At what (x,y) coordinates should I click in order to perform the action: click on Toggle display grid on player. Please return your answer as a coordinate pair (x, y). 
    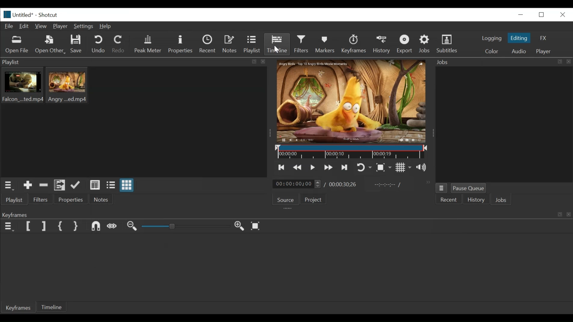
    Looking at the image, I should click on (403, 167).